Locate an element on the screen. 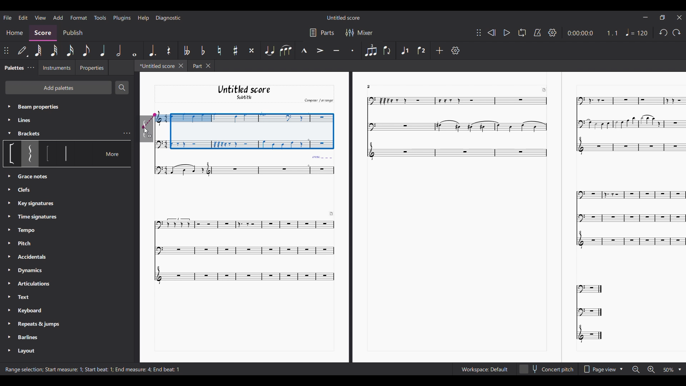 Image resolution: width=686 pixels, height=386 pixels.  is located at coordinates (589, 289).